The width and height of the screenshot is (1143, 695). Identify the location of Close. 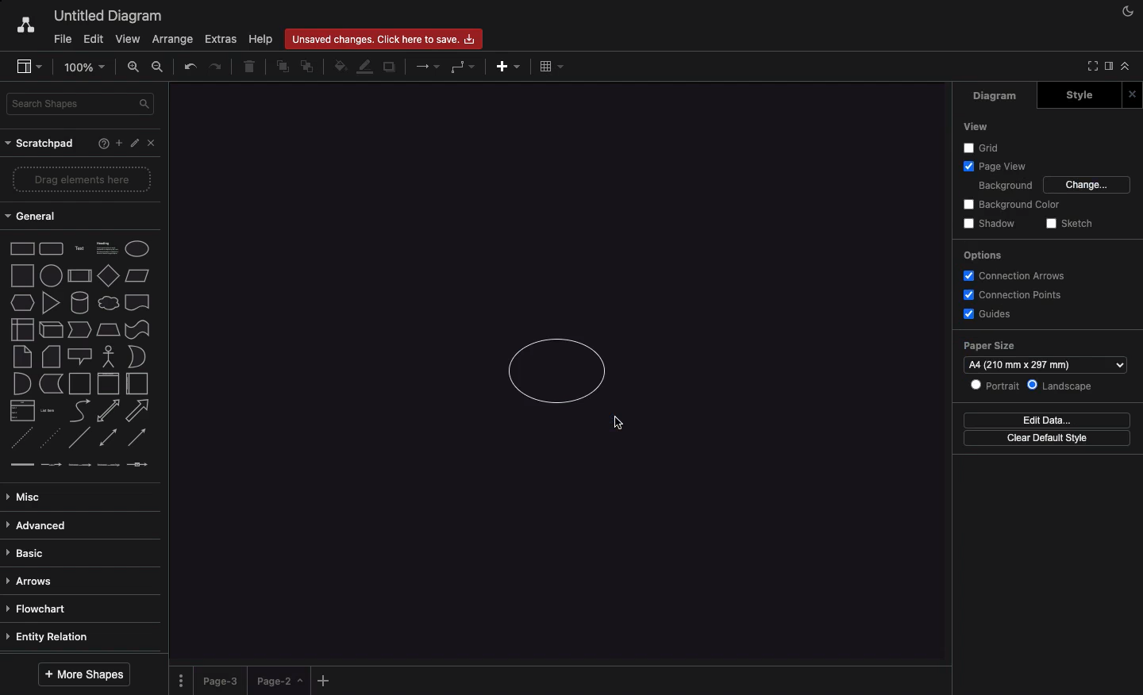
(1134, 94).